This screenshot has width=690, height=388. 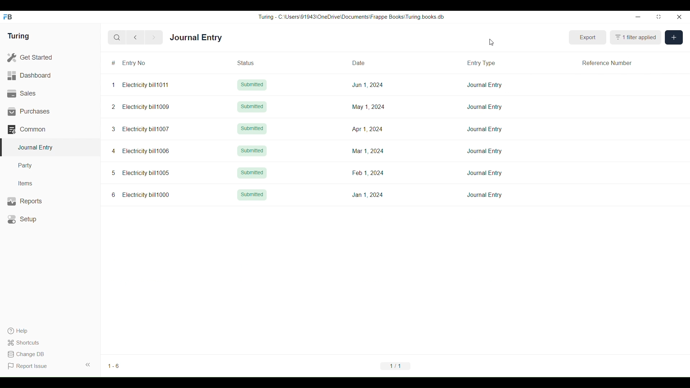 I want to click on Report Issue, so click(x=28, y=366).